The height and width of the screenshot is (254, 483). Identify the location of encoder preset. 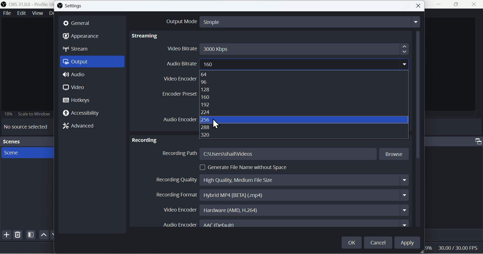
(179, 94).